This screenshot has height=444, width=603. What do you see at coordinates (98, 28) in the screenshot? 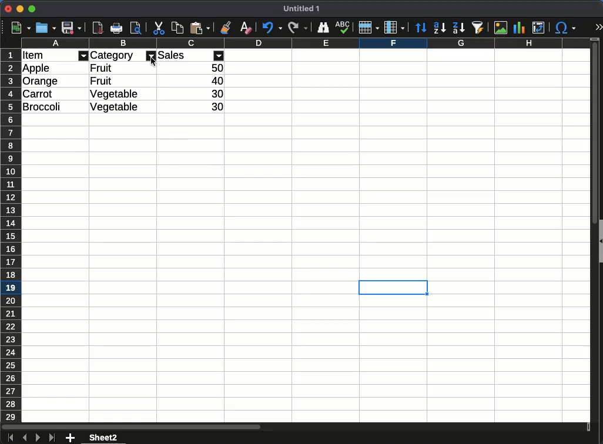
I see `pdf reader` at bounding box center [98, 28].